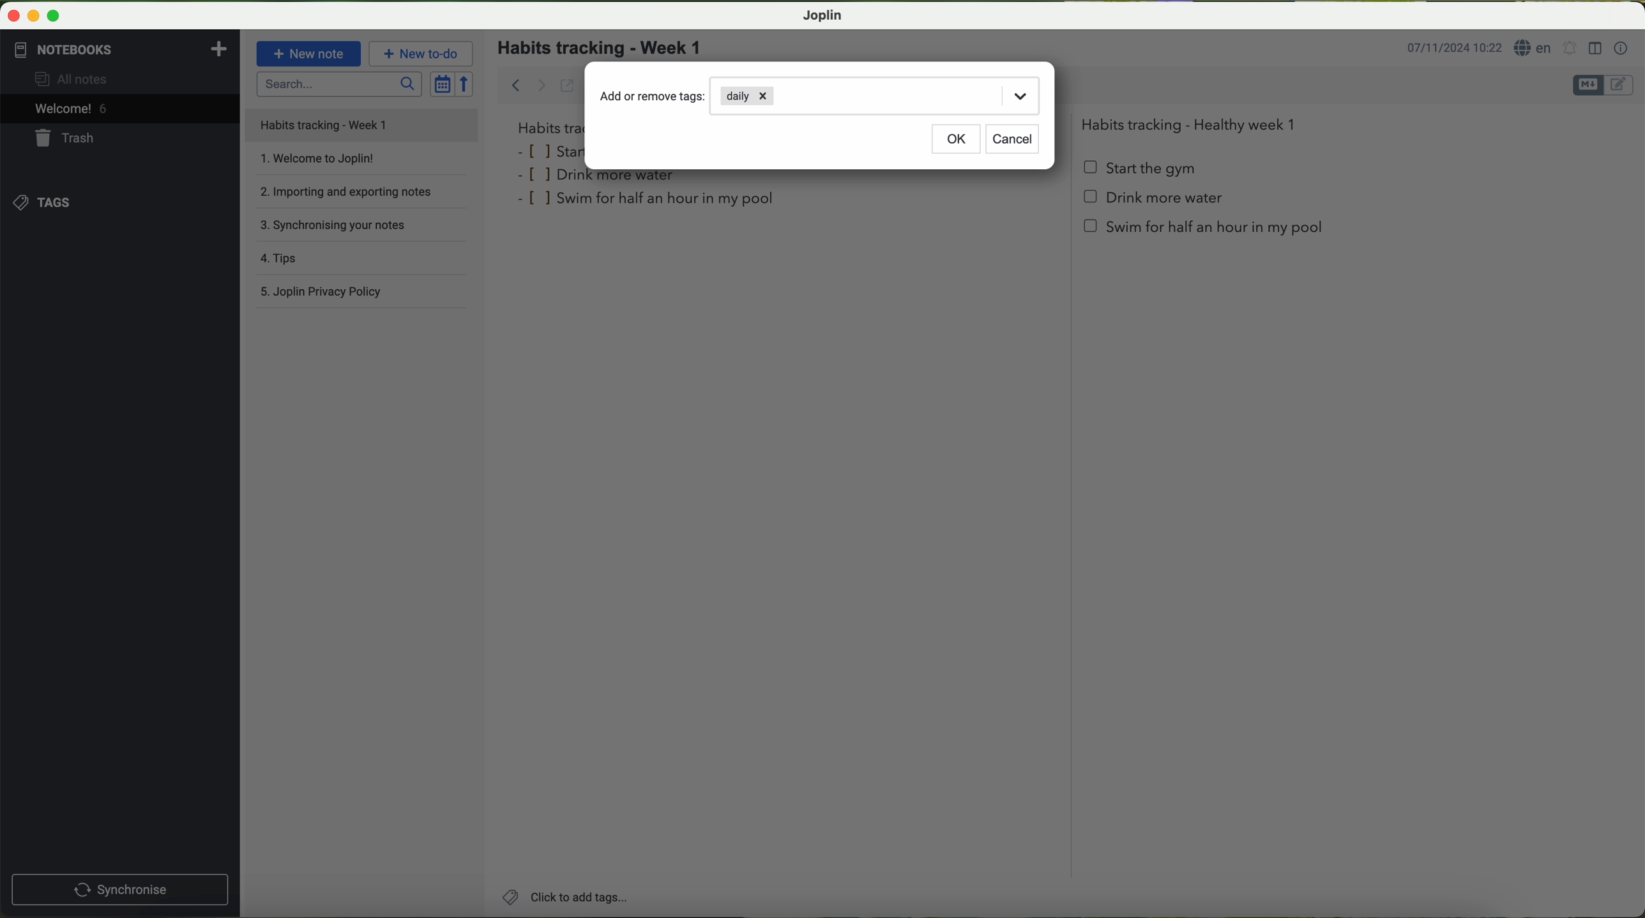  Describe the element at coordinates (72, 109) in the screenshot. I see `welcome 5` at that location.